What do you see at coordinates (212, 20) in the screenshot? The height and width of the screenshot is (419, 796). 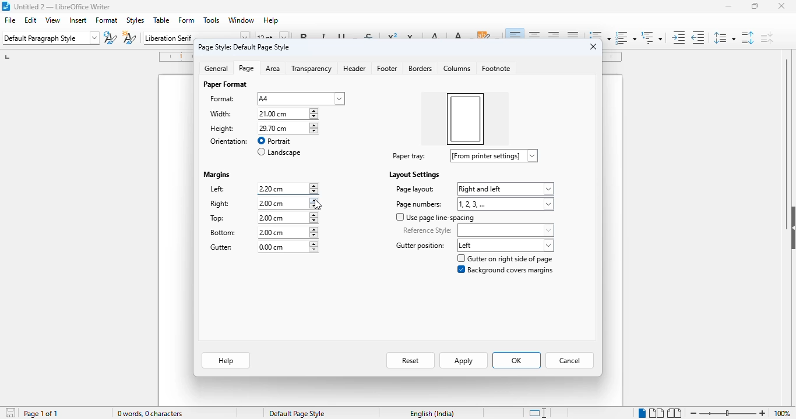 I see `tools` at bounding box center [212, 20].